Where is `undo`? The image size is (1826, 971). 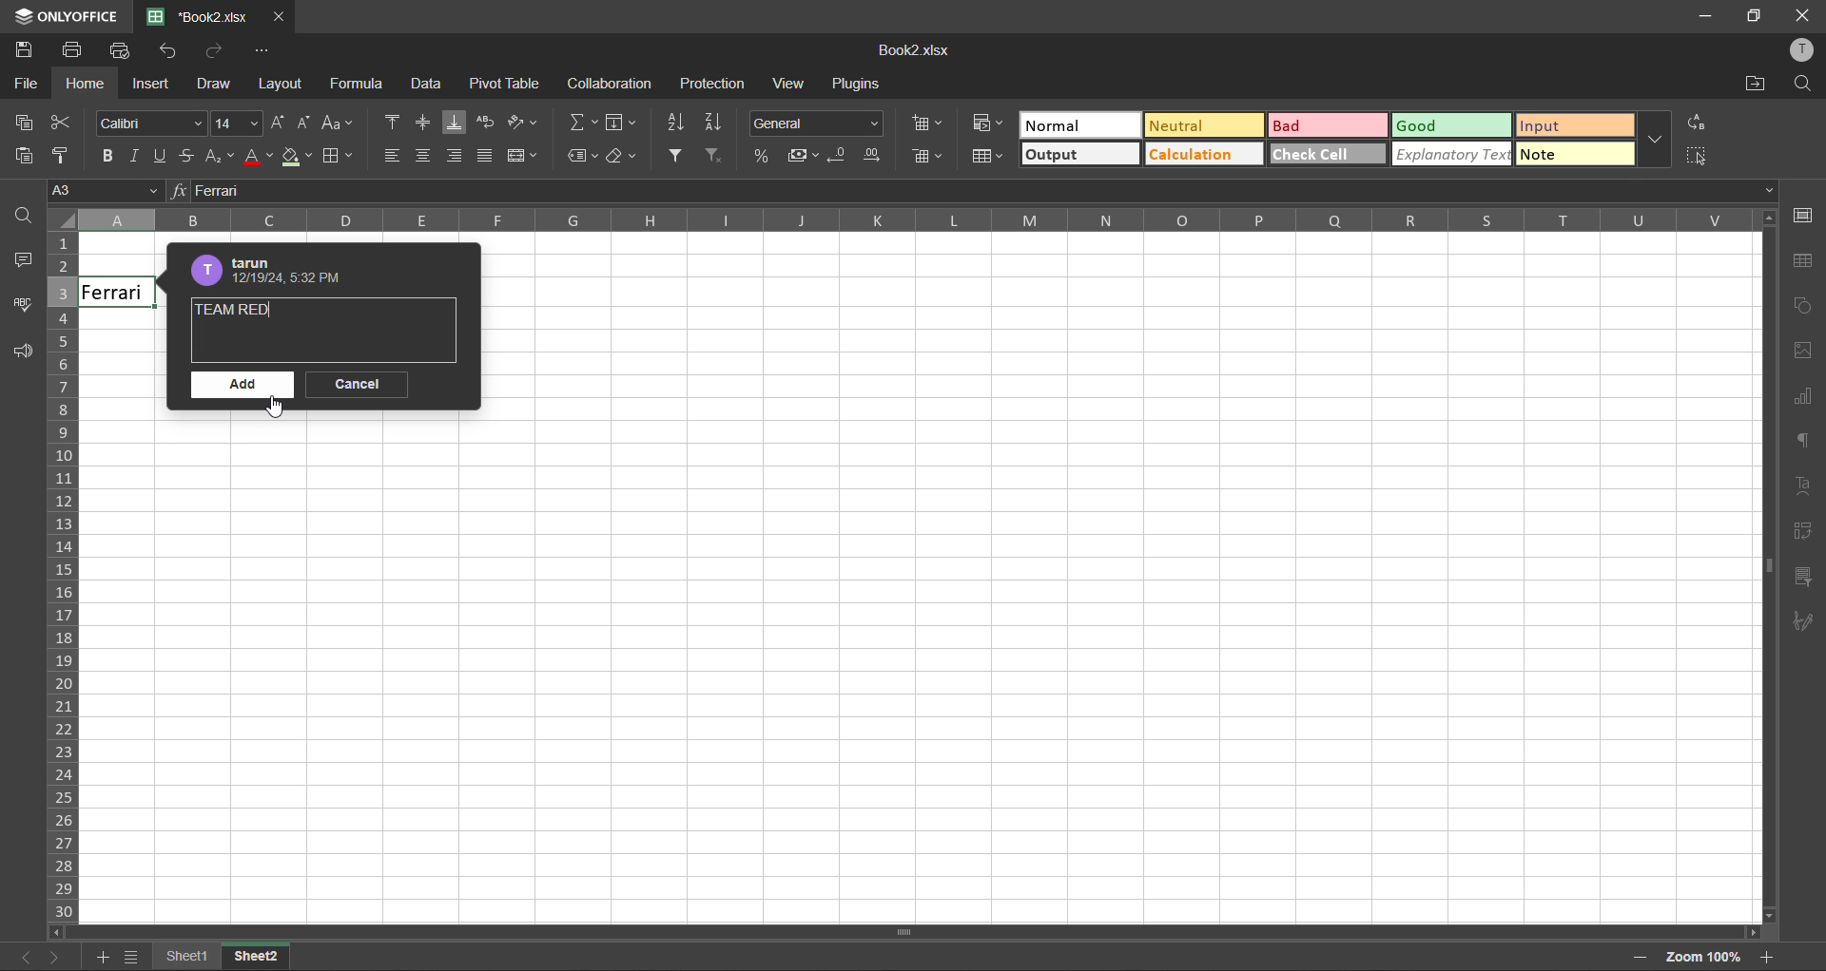 undo is located at coordinates (168, 49).